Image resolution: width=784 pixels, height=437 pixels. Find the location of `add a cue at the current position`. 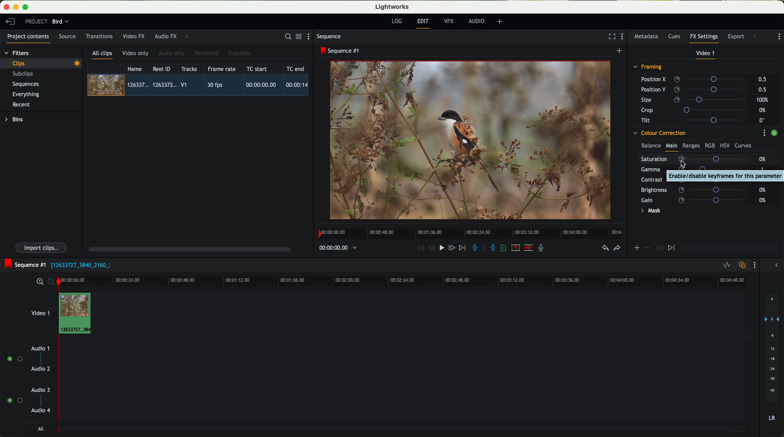

add a cue at the current position is located at coordinates (504, 248).